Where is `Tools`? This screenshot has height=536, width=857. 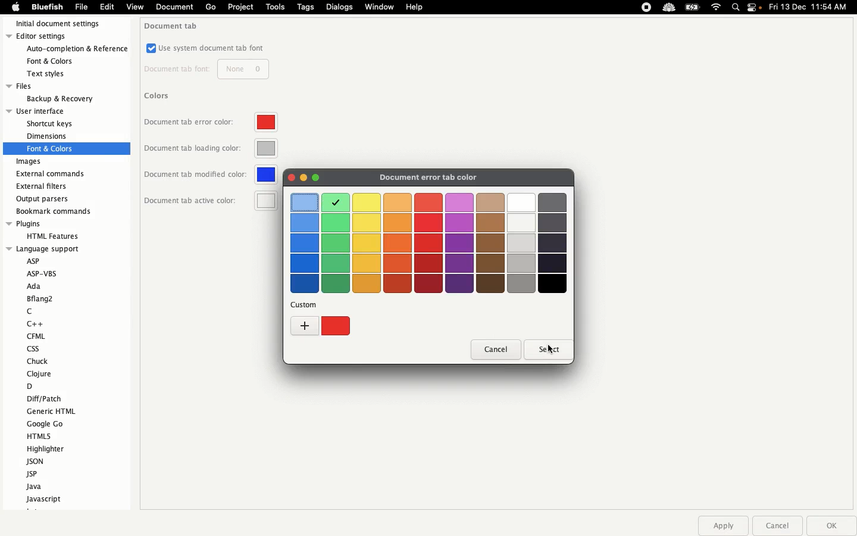
Tools is located at coordinates (276, 7).